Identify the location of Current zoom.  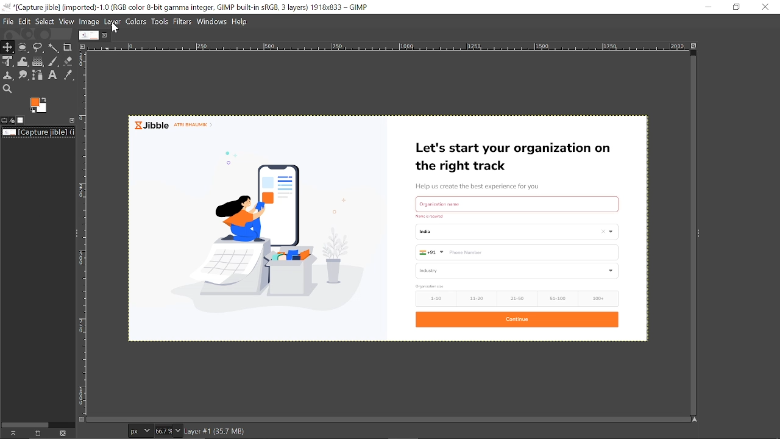
(162, 430).